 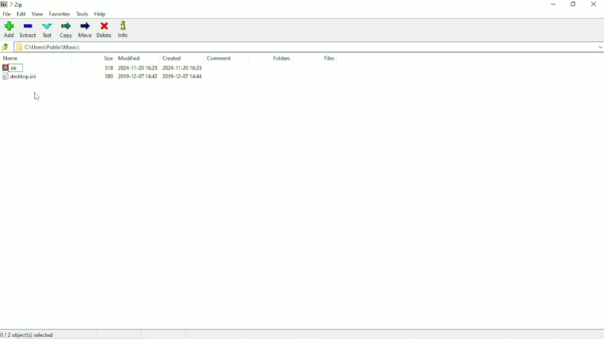 I want to click on 318 2024-11-201623 2024-11-20 1623
MW 200207140 2016-207 kd, so click(x=154, y=75).